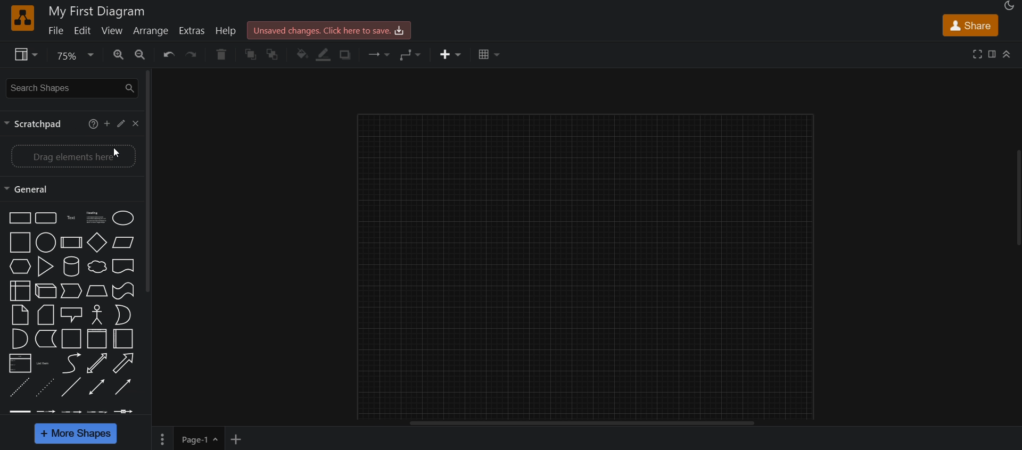 The height and width of the screenshot is (450, 1022). I want to click on view, so click(113, 32).